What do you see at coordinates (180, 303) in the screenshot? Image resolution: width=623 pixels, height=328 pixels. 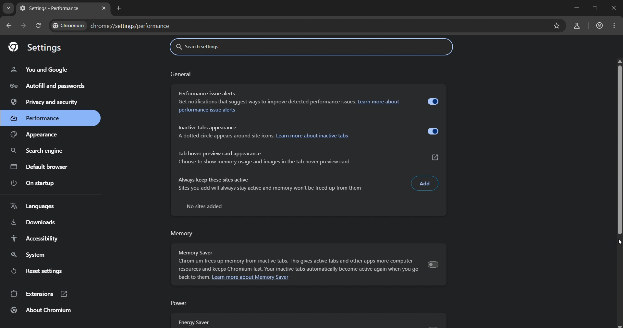 I see `power` at bounding box center [180, 303].